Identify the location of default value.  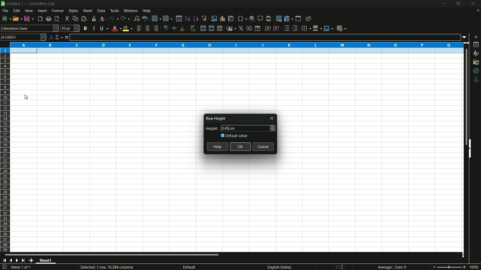
(235, 135).